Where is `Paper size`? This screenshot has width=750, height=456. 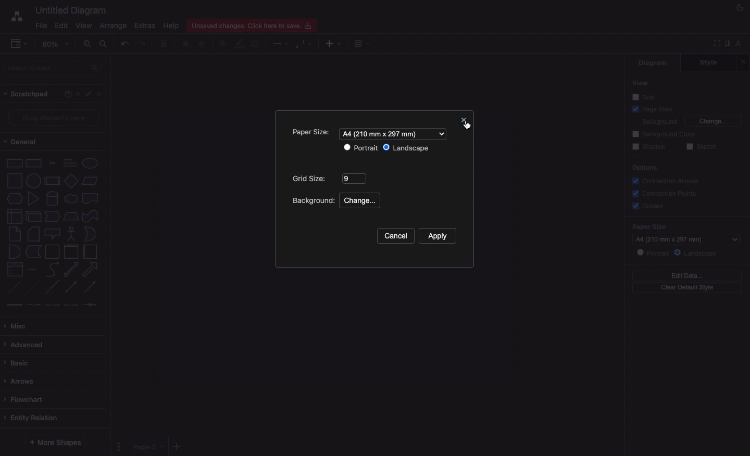 Paper size is located at coordinates (314, 133).